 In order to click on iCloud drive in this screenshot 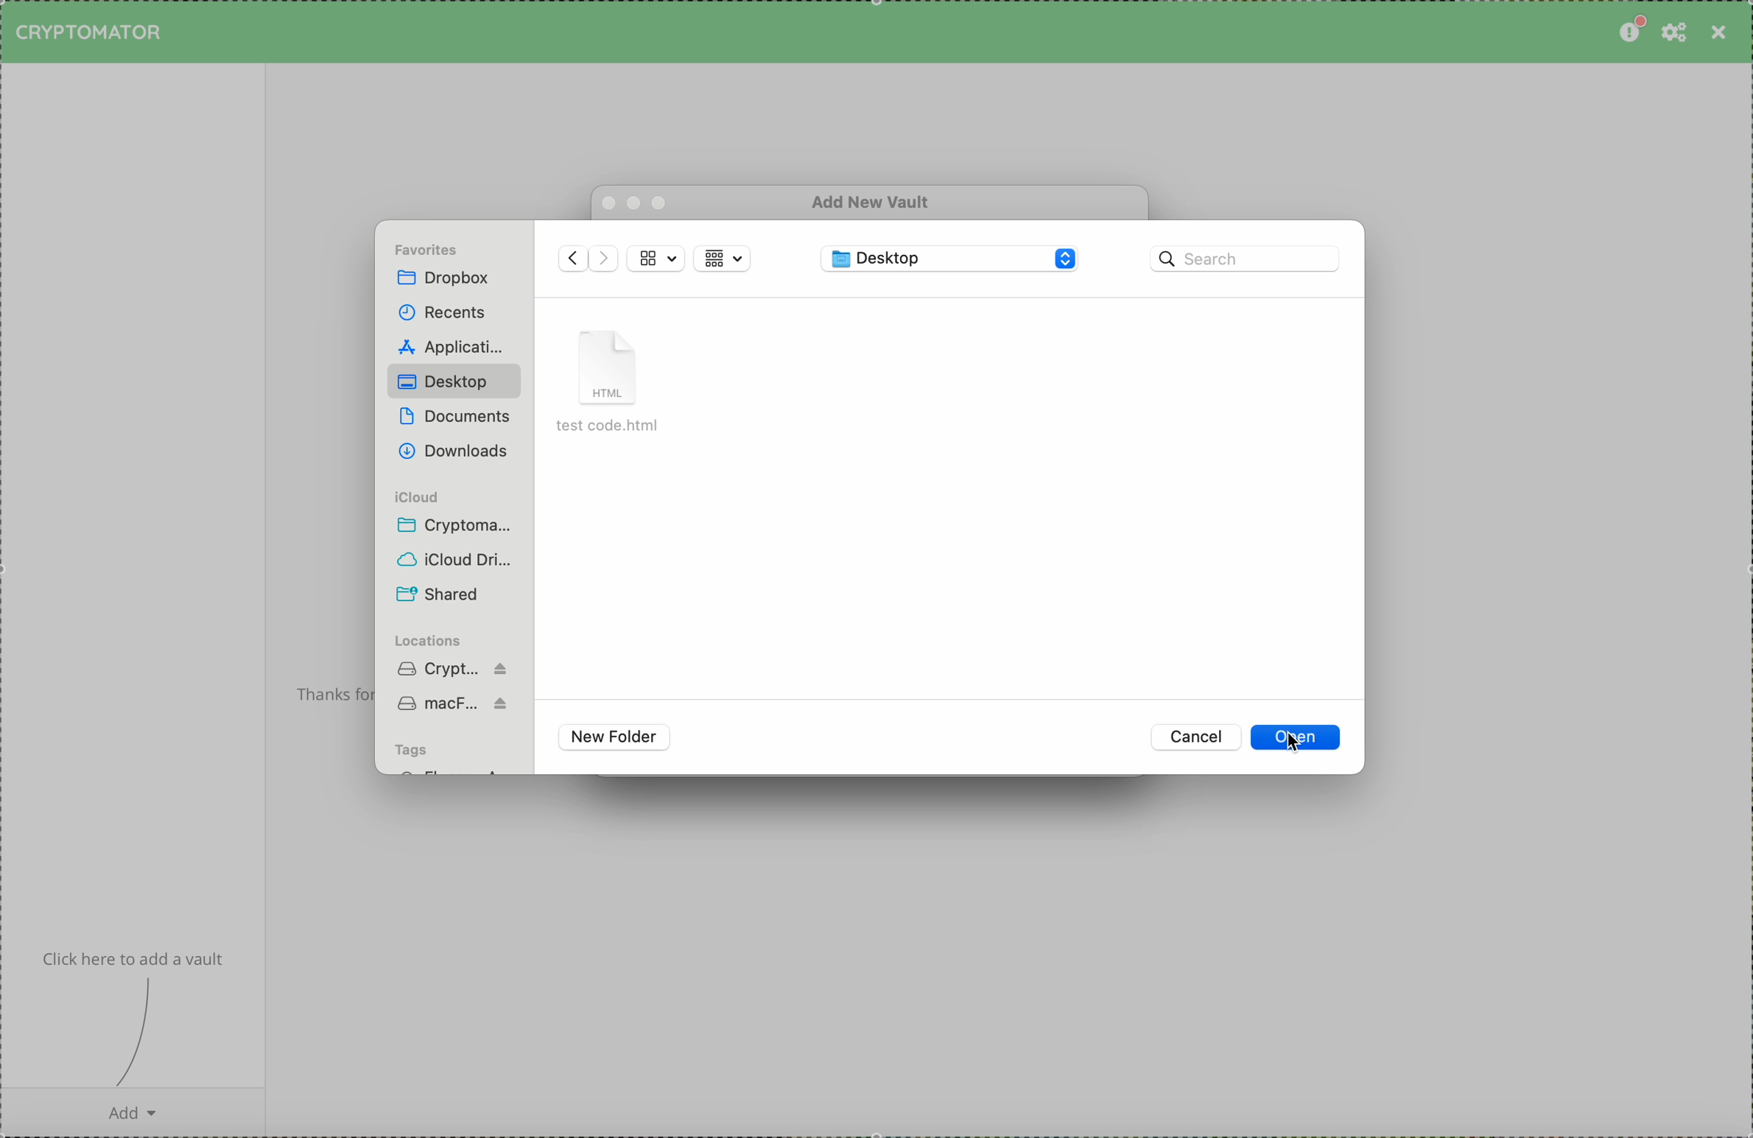, I will do `click(457, 560)`.